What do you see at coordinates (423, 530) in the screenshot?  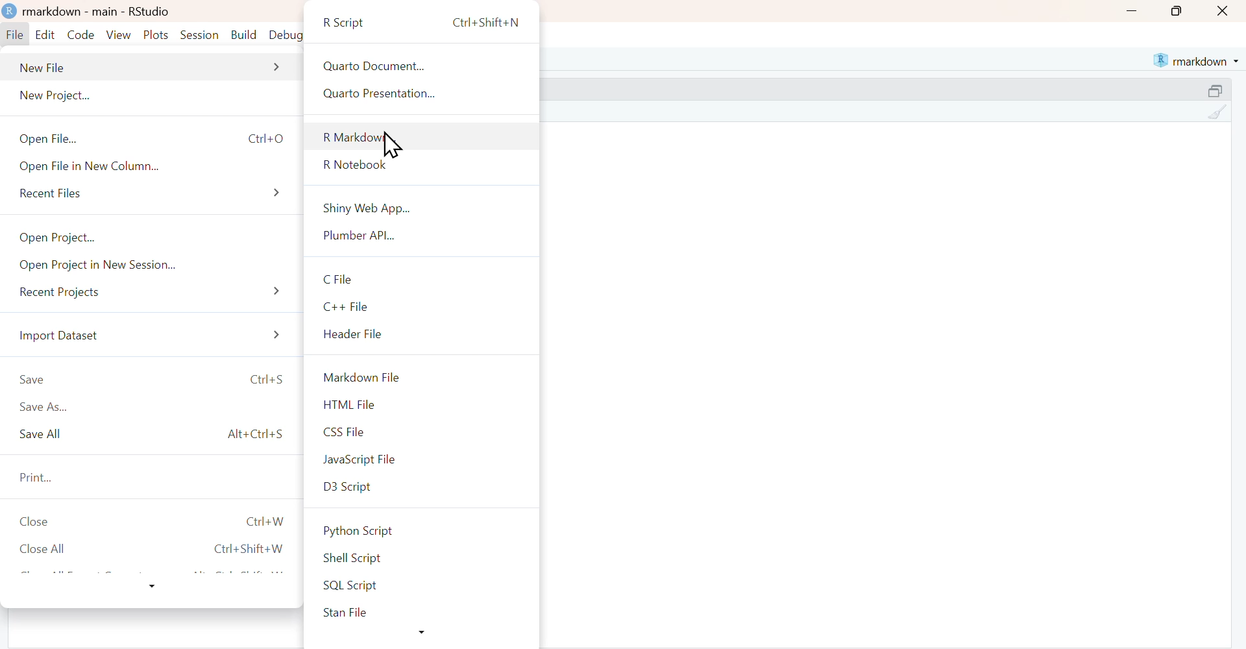 I see `Python Script` at bounding box center [423, 530].